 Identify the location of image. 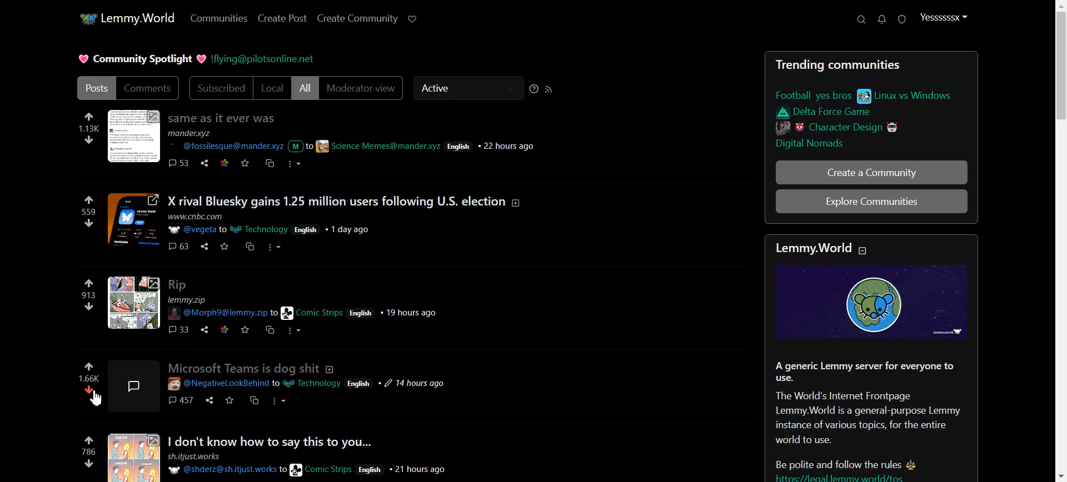
(137, 384).